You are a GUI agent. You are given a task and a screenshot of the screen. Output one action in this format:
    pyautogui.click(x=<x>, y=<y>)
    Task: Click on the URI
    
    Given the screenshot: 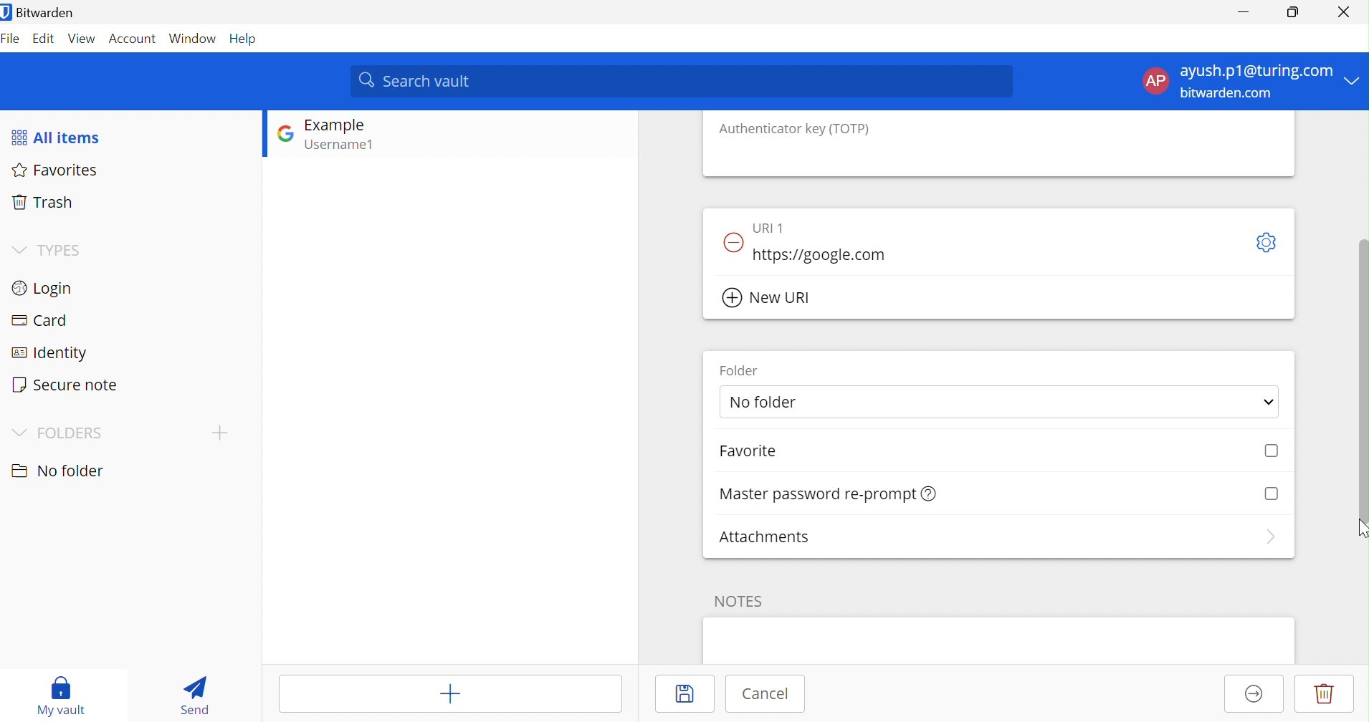 What is the action you would take?
    pyautogui.click(x=771, y=226)
    